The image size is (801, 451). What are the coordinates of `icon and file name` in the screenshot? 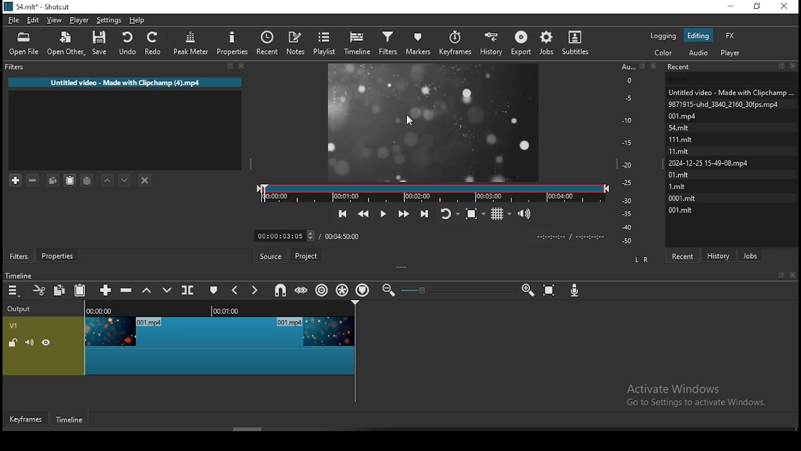 It's located at (39, 7).